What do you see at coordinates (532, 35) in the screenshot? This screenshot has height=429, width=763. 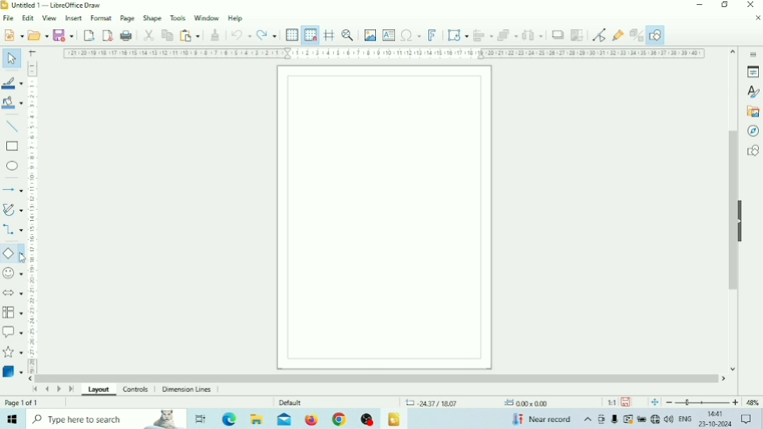 I see `Select at least three objects to distribute` at bounding box center [532, 35].